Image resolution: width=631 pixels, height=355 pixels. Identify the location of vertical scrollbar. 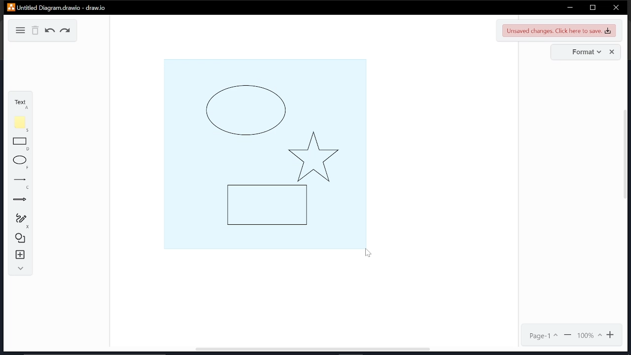
(627, 155).